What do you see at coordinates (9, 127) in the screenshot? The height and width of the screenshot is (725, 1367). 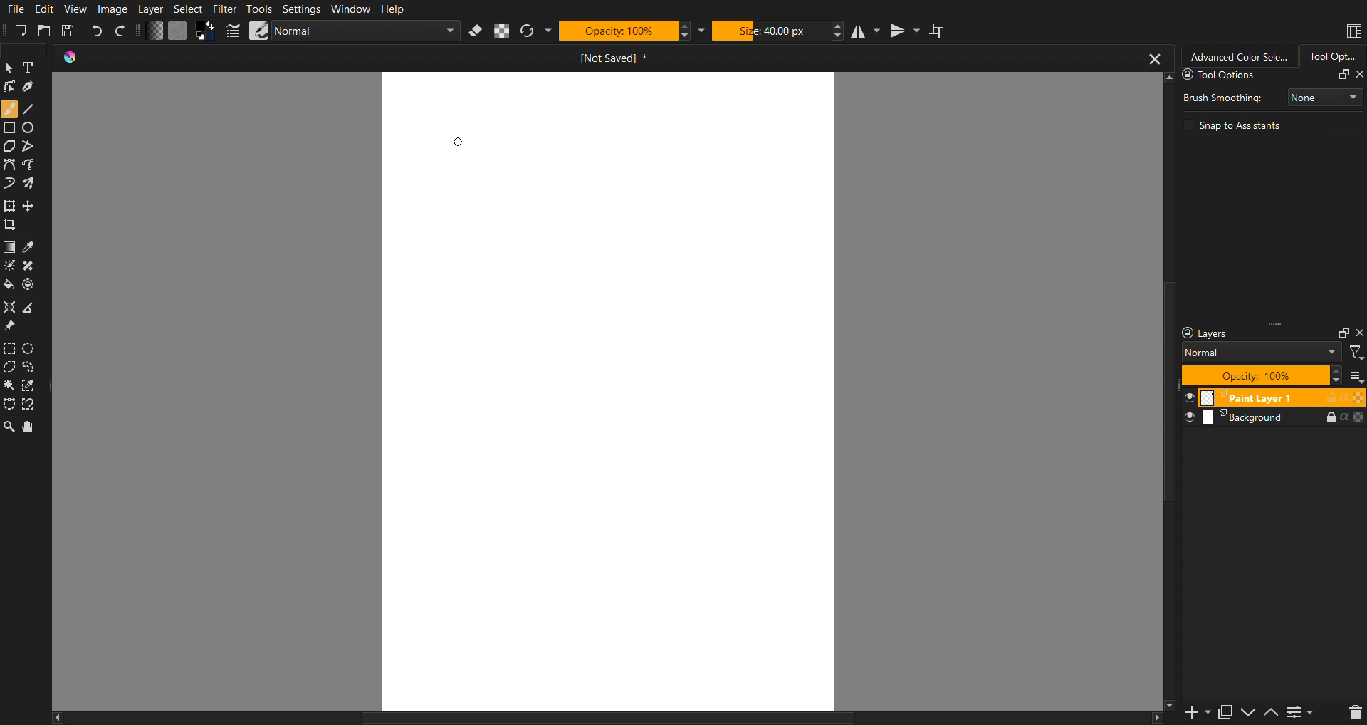 I see `Square` at bounding box center [9, 127].